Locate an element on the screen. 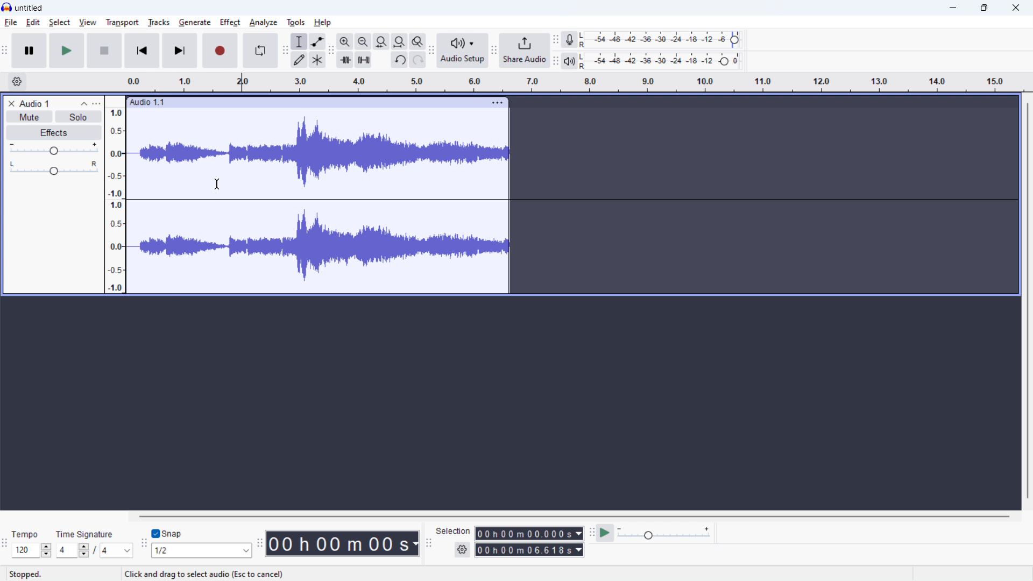 Image resolution: width=1033 pixels, height=581 pixels. share audio is located at coordinates (525, 50).